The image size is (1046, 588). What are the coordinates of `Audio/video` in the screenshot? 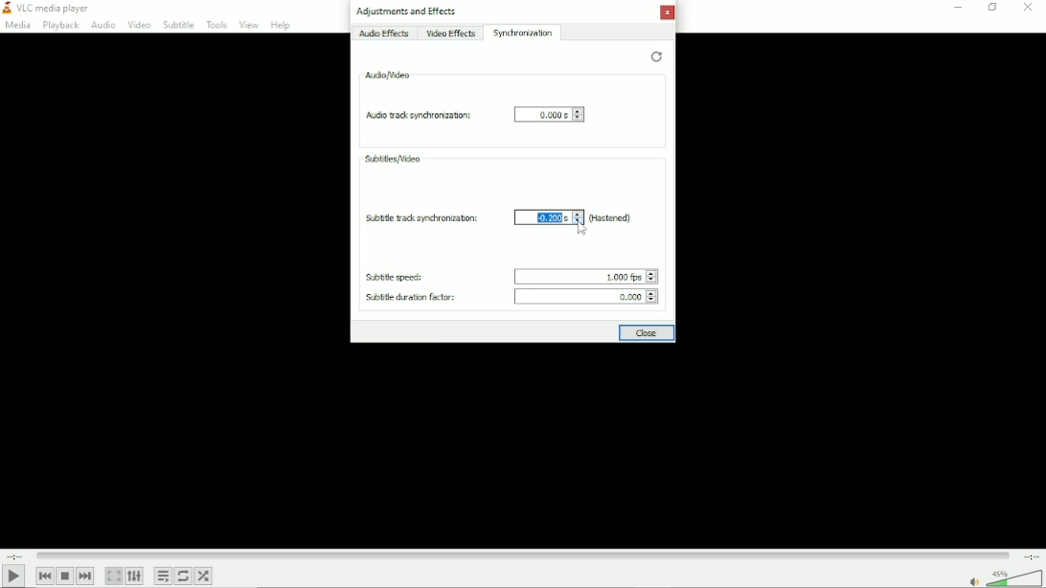 It's located at (388, 75).